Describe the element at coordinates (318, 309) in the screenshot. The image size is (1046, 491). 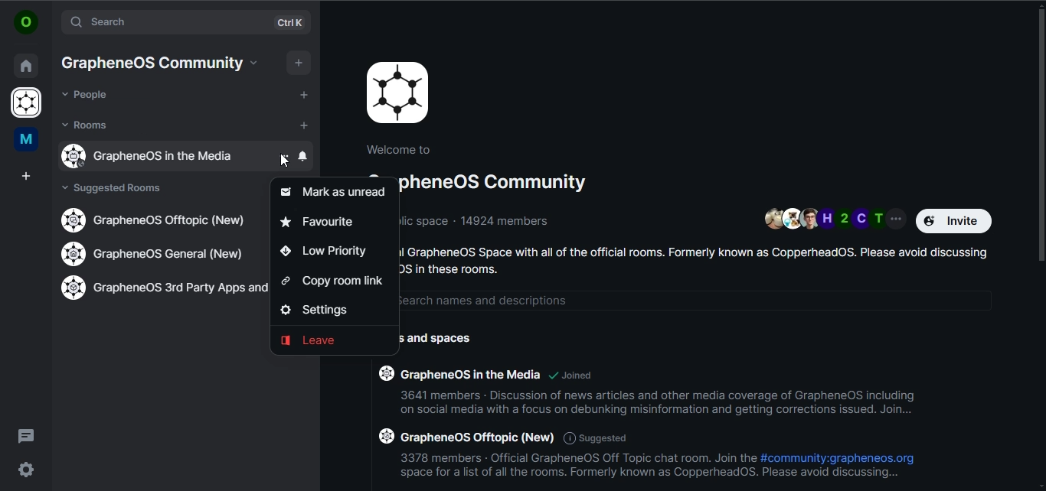
I see `settings` at that location.